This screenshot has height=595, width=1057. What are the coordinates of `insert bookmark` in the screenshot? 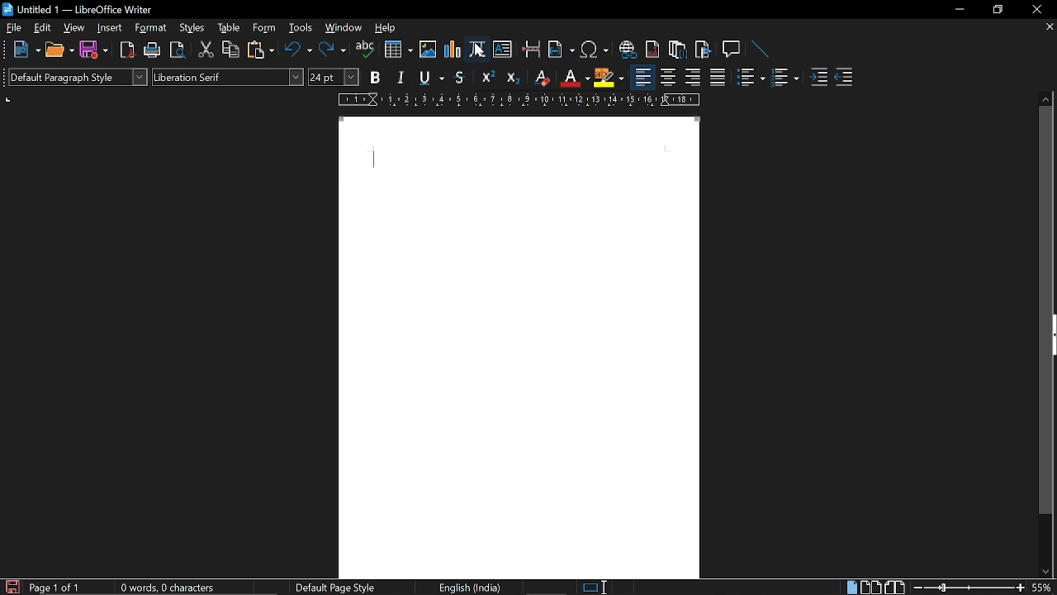 It's located at (703, 50).